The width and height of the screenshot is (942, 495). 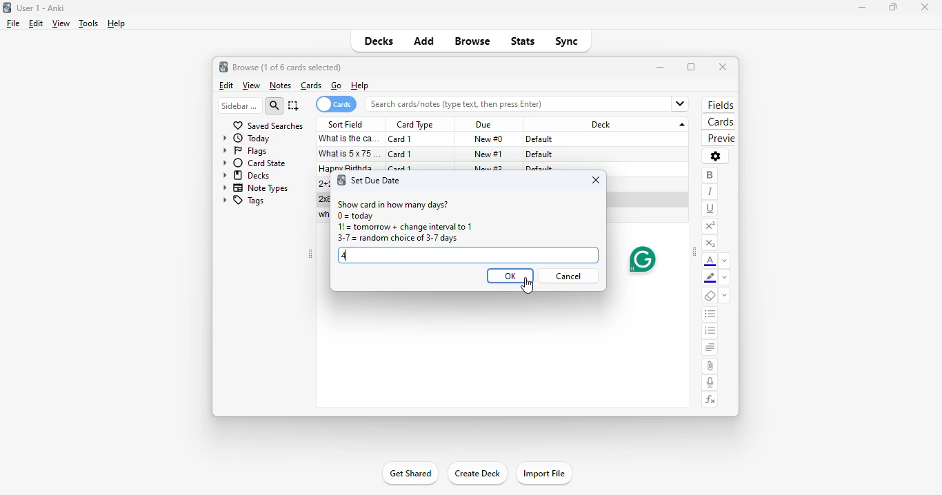 I want to click on browse (1 of 6 cards selected), so click(x=288, y=67).